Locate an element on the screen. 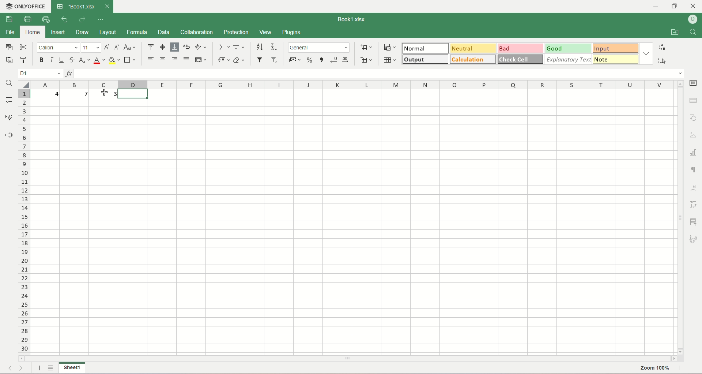 The height and width of the screenshot is (374, 702). undo is located at coordinates (65, 20).